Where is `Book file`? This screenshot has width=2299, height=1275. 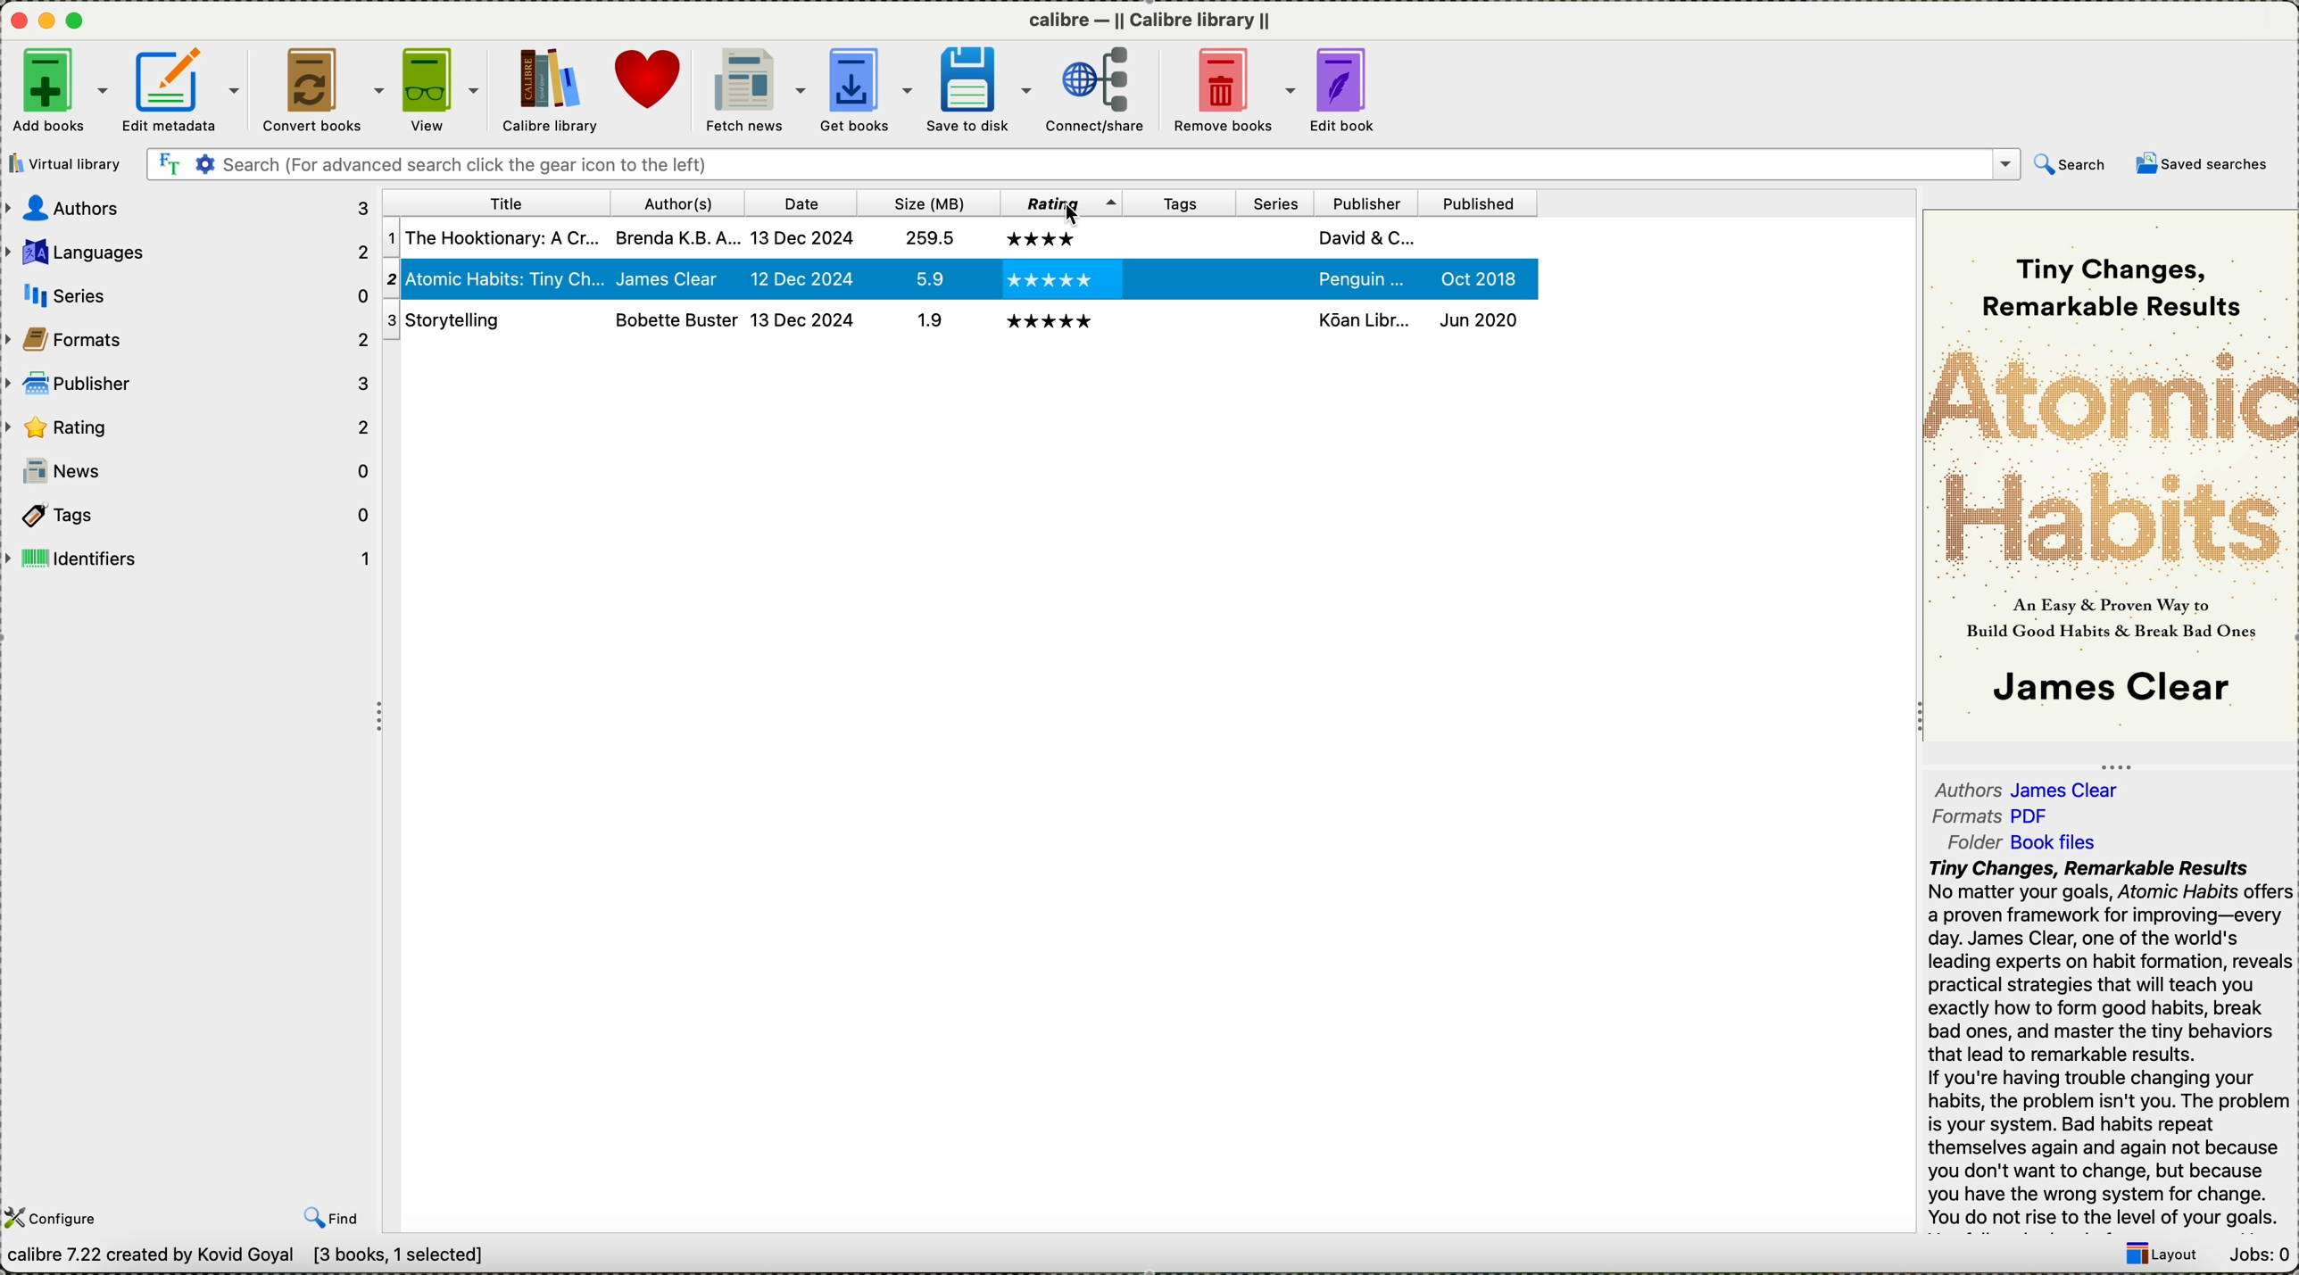
Book file is located at coordinates (2054, 845).